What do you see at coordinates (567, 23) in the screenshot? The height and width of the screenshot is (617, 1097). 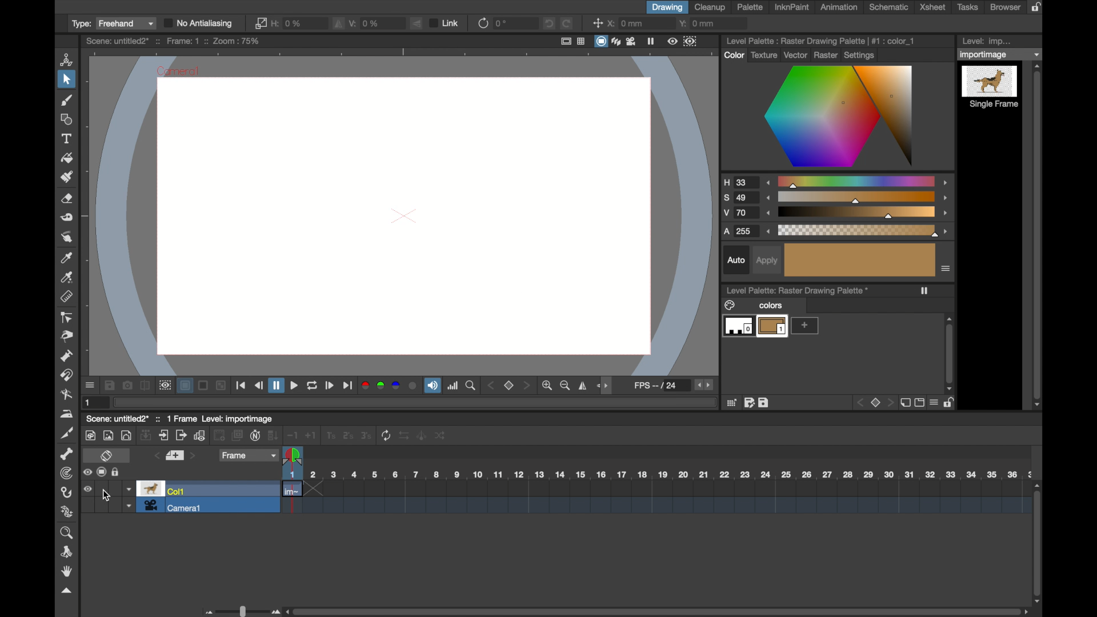 I see `redo` at bounding box center [567, 23].